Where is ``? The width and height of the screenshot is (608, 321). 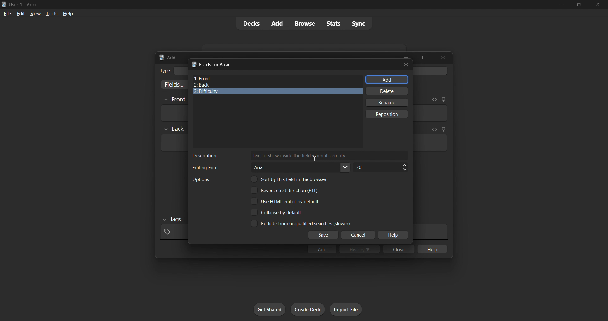  is located at coordinates (174, 100).